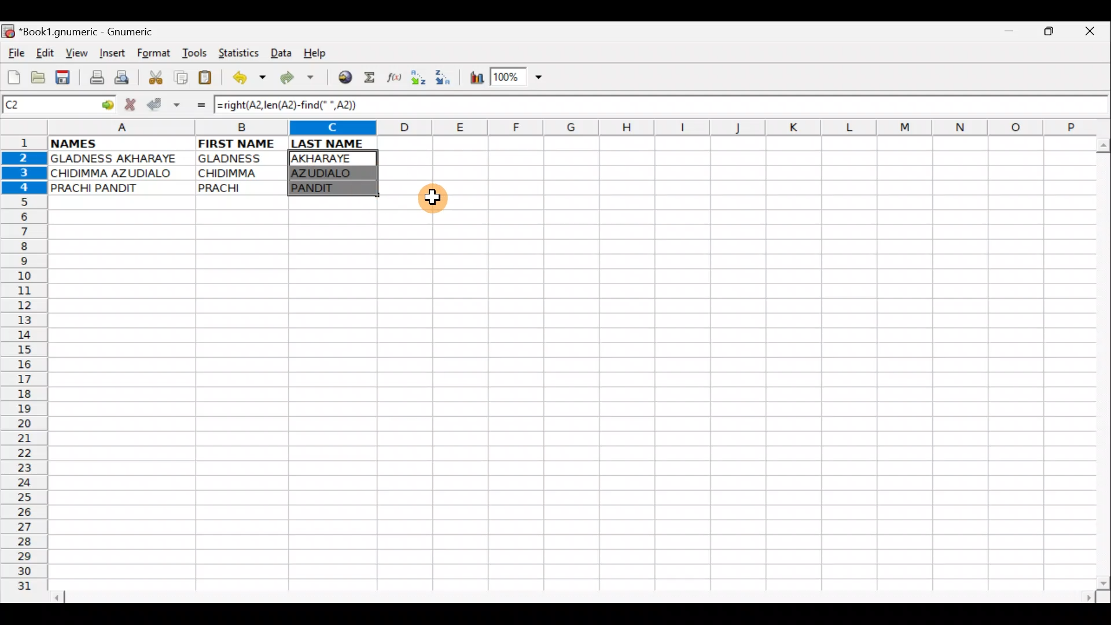 The height and width of the screenshot is (625, 1111). Describe the element at coordinates (41, 76) in the screenshot. I see `Open a file` at that location.